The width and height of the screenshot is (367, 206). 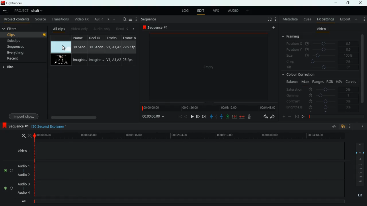 I want to click on audio 4, so click(x=23, y=193).